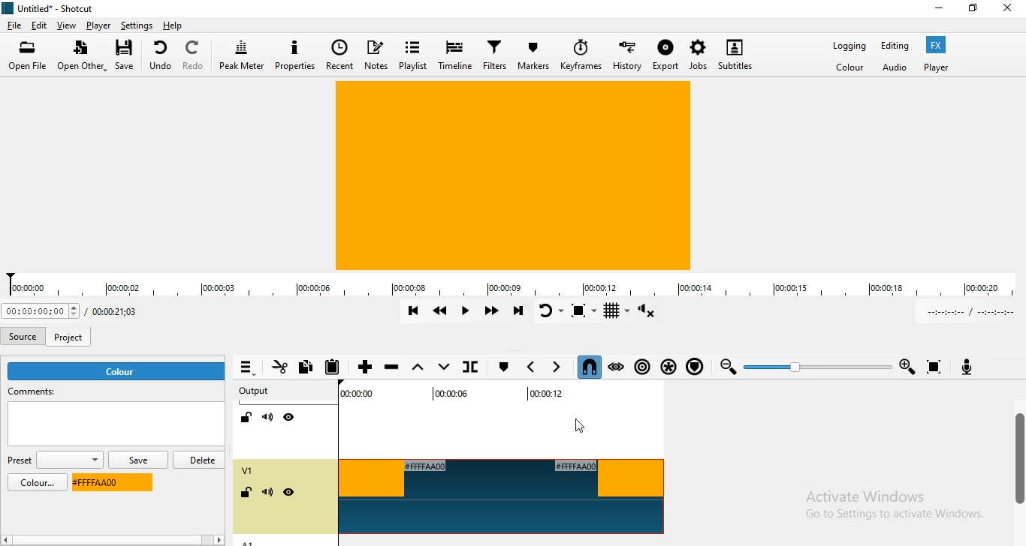 This screenshot has height=546, width=1026. I want to click on , so click(898, 505).